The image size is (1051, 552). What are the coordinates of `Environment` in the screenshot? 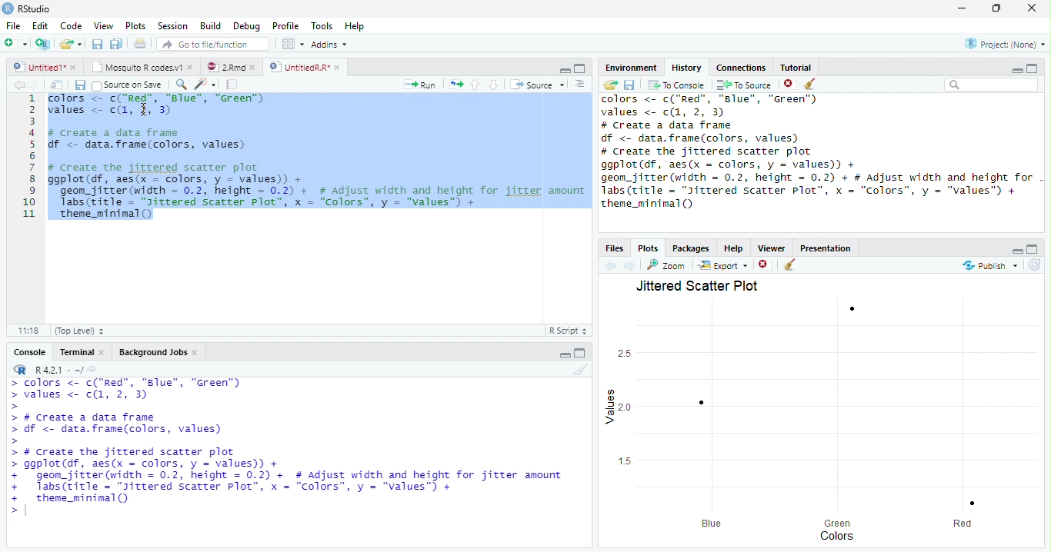 It's located at (630, 67).